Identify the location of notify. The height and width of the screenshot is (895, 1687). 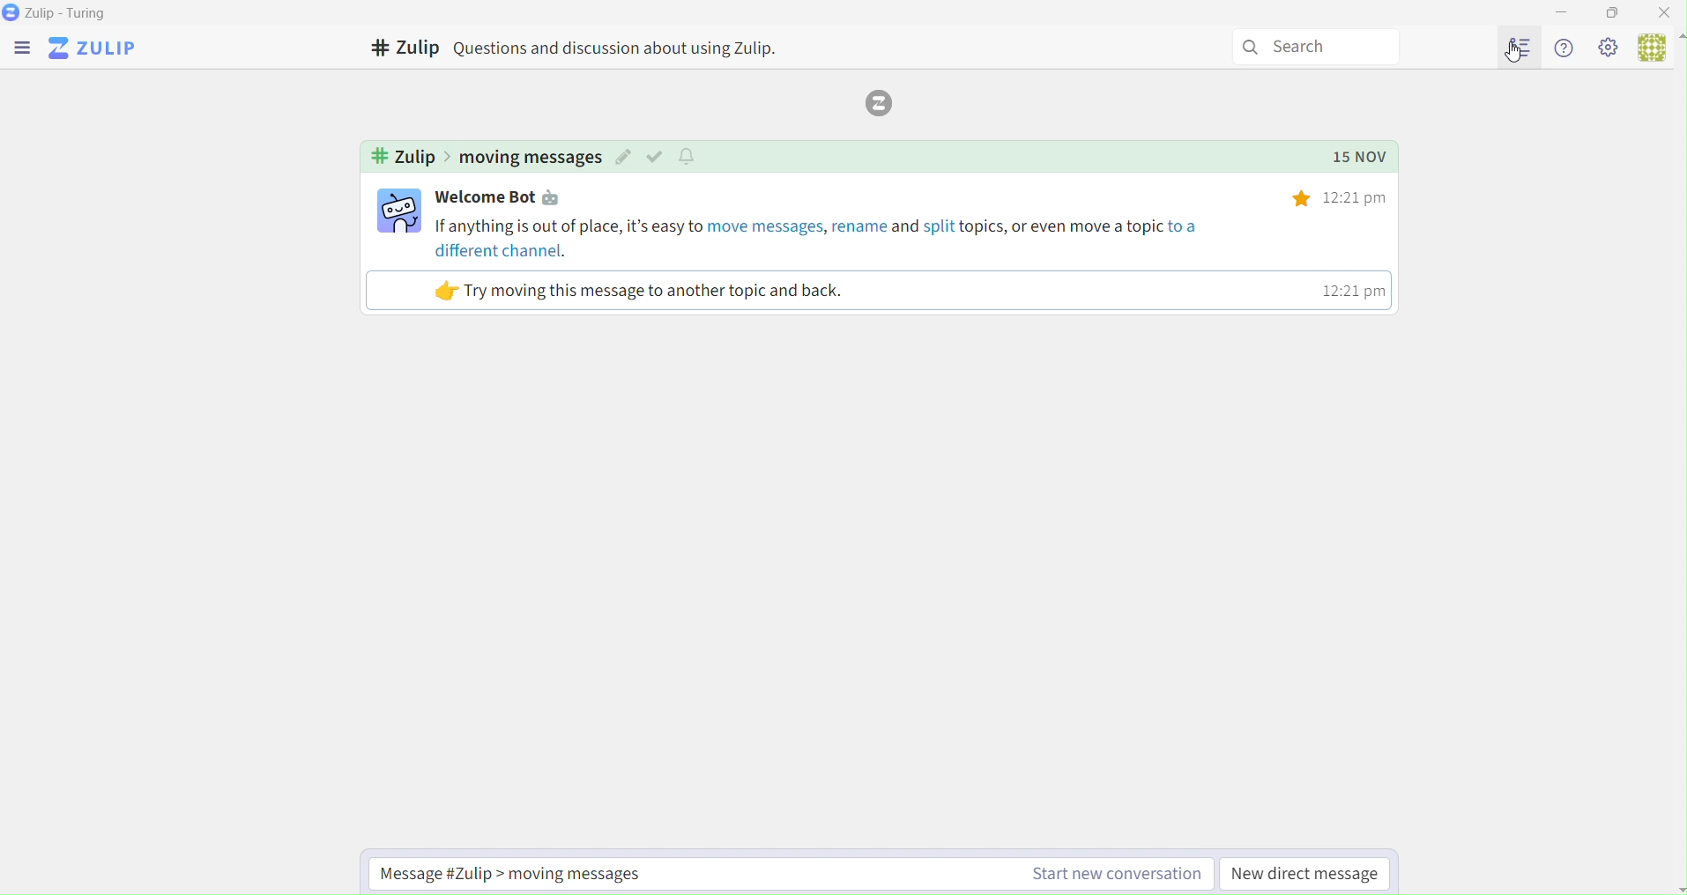
(690, 155).